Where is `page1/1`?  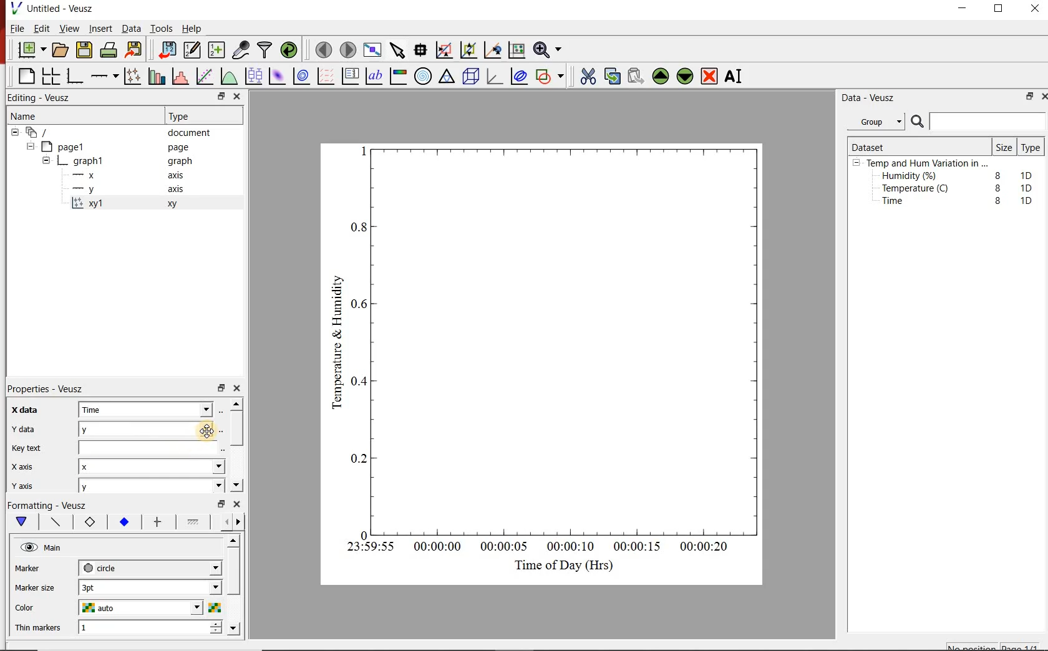
page1/1 is located at coordinates (1024, 645).